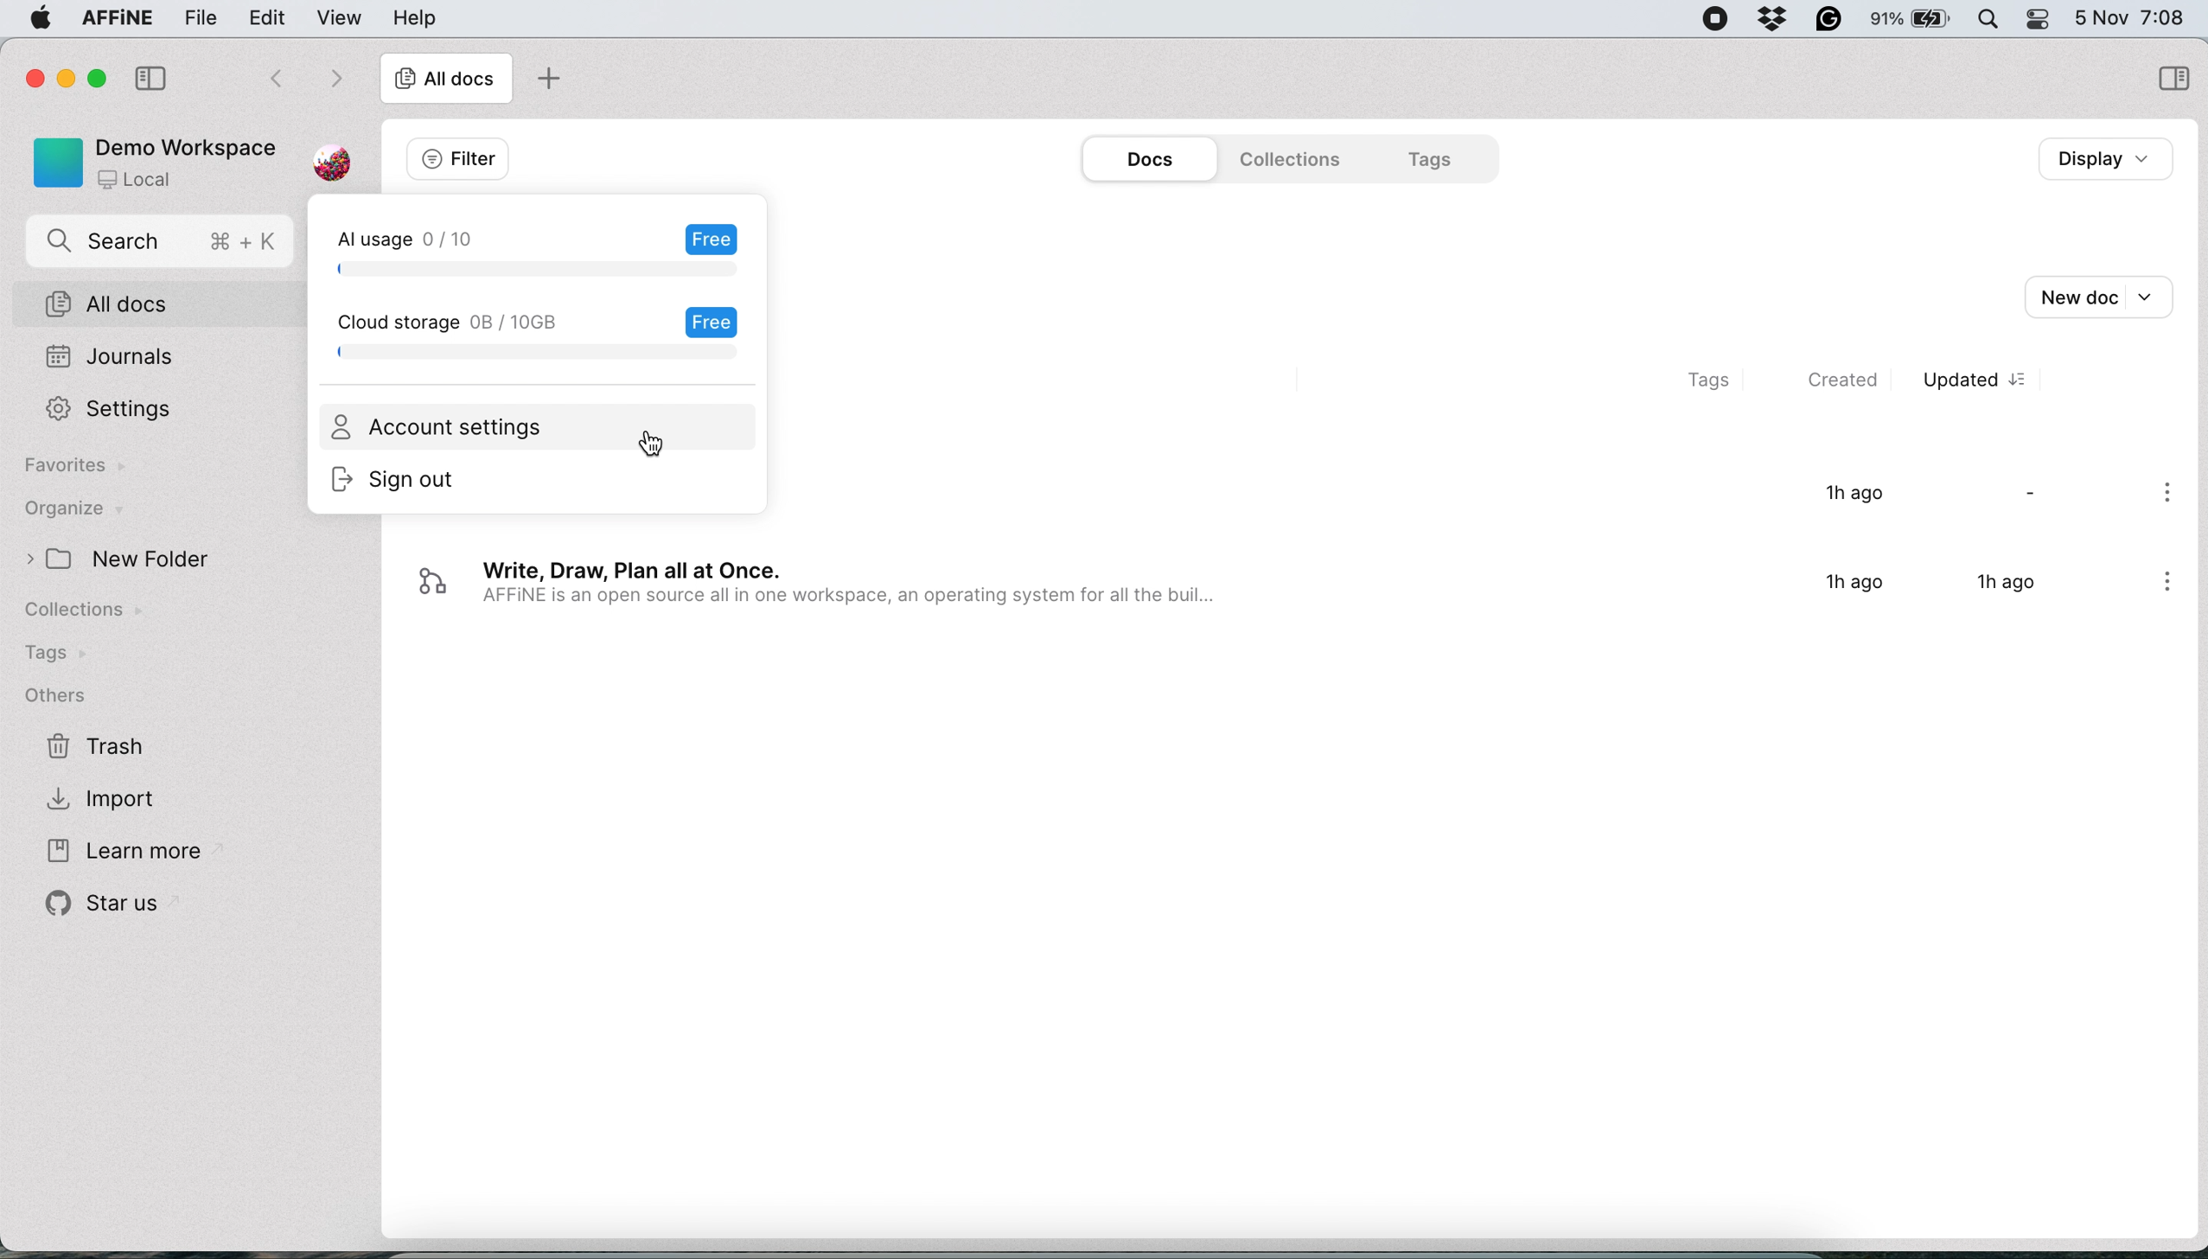 The width and height of the screenshot is (2208, 1259). Describe the element at coordinates (1432, 158) in the screenshot. I see `tags` at that location.